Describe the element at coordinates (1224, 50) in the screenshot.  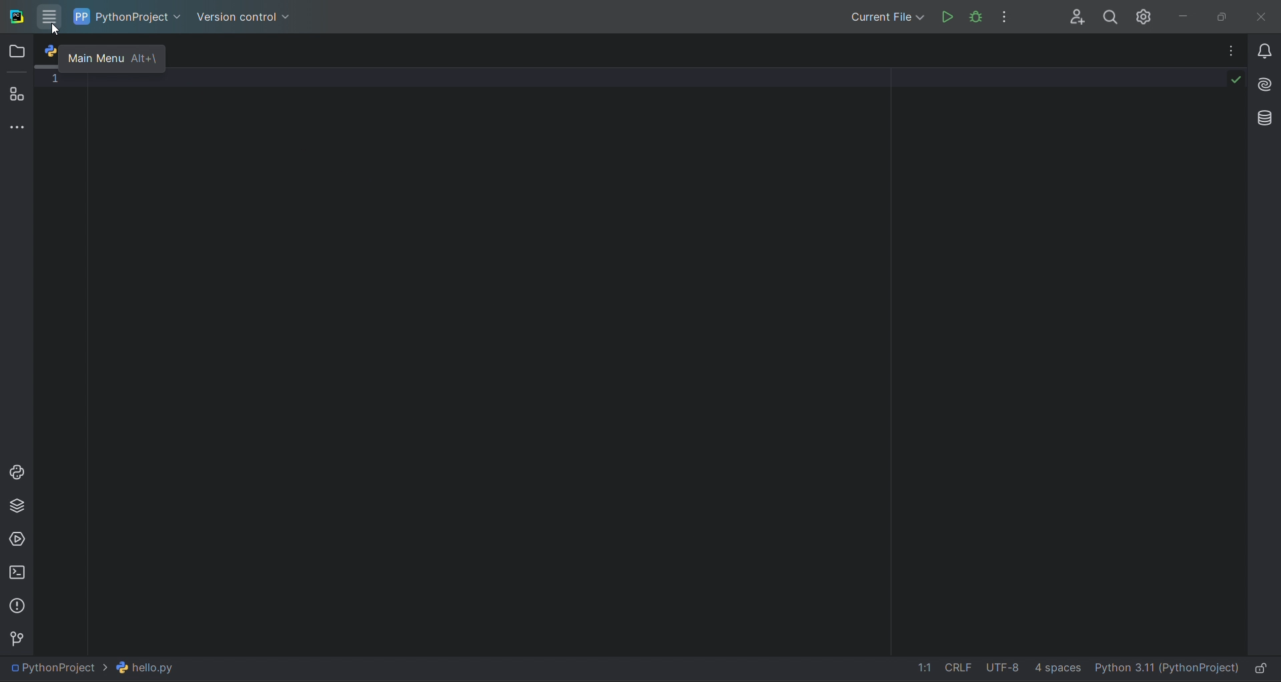
I see `options` at that location.